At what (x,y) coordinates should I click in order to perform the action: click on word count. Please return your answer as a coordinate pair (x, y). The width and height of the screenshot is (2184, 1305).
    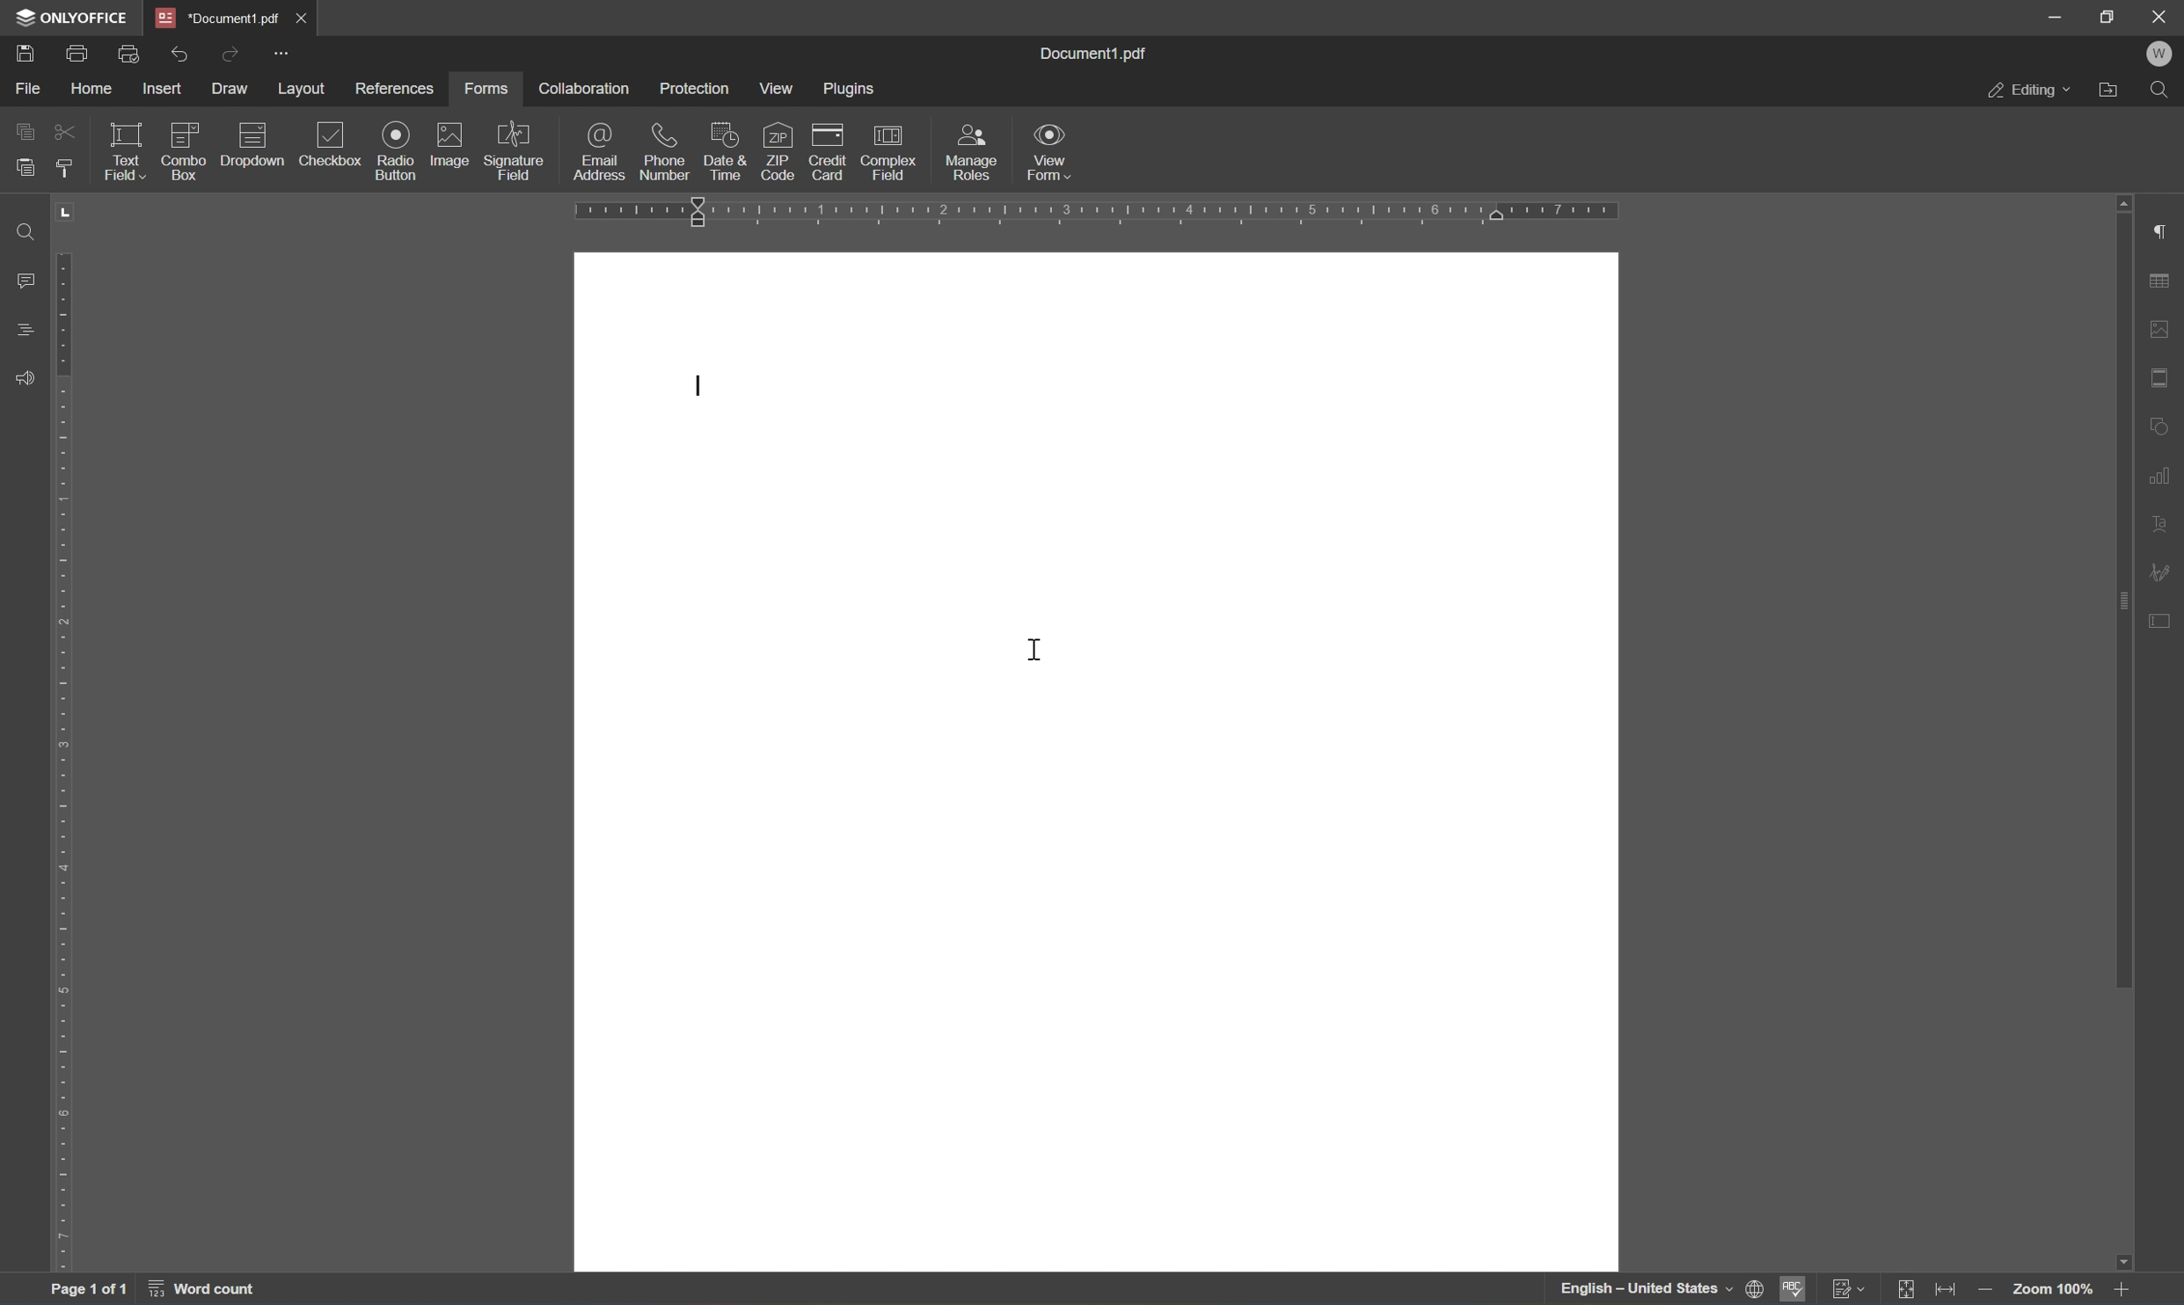
    Looking at the image, I should click on (205, 1290).